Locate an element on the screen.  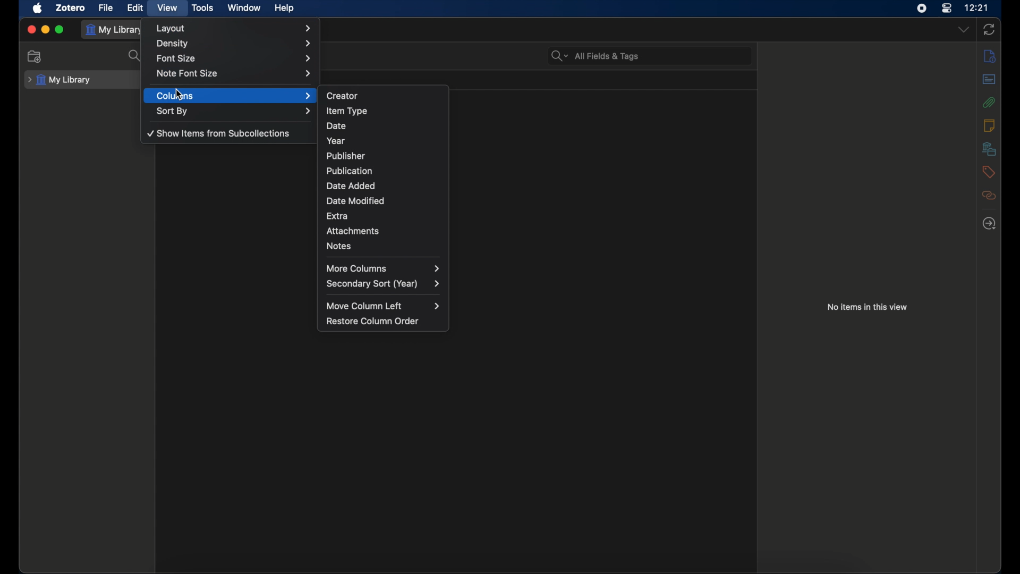
publication is located at coordinates (348, 170).